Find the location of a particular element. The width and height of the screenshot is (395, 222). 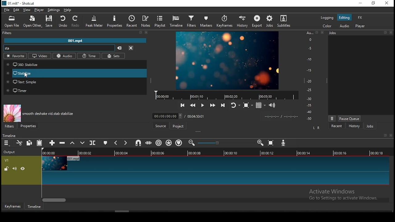

360: stabilize is located at coordinates (76, 64).